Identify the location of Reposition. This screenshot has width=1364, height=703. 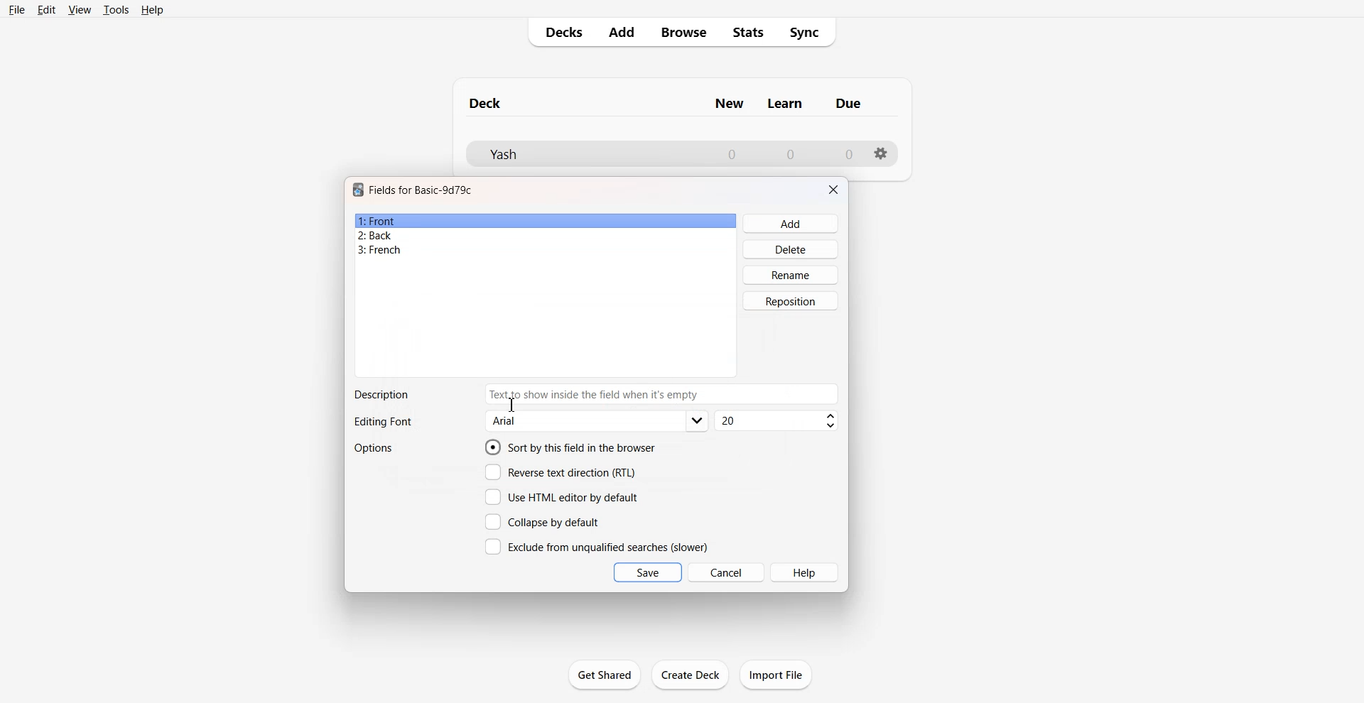
(791, 301).